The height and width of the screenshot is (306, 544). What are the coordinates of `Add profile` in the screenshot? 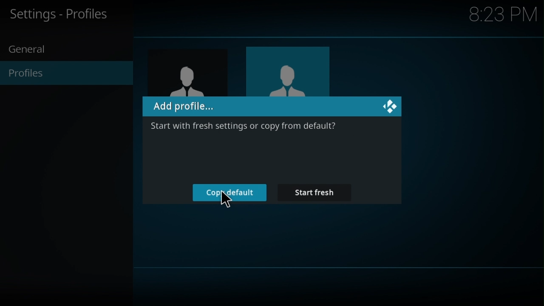 It's located at (189, 107).